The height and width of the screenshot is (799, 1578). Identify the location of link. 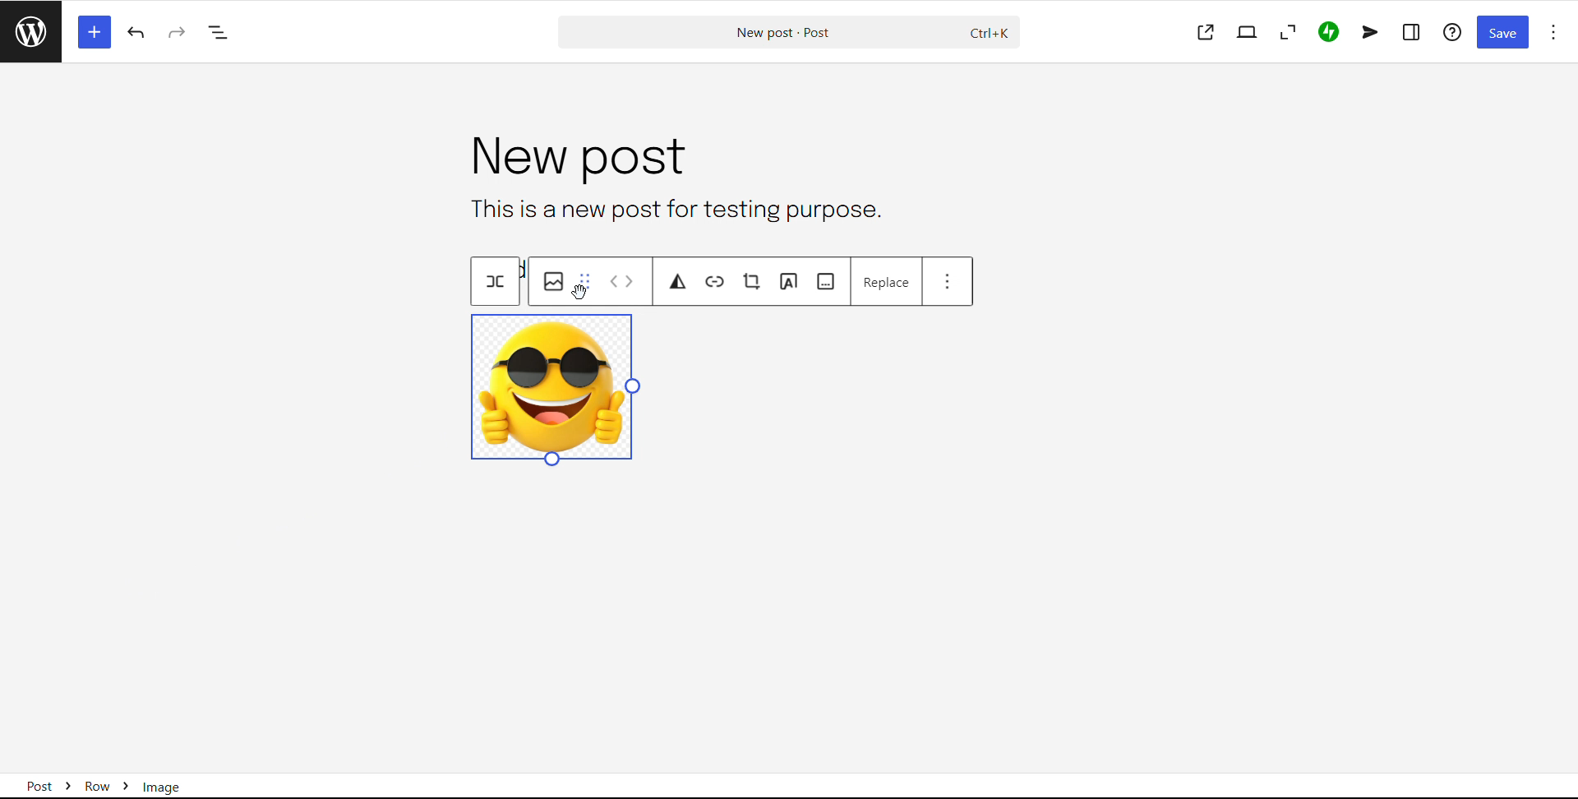
(715, 282).